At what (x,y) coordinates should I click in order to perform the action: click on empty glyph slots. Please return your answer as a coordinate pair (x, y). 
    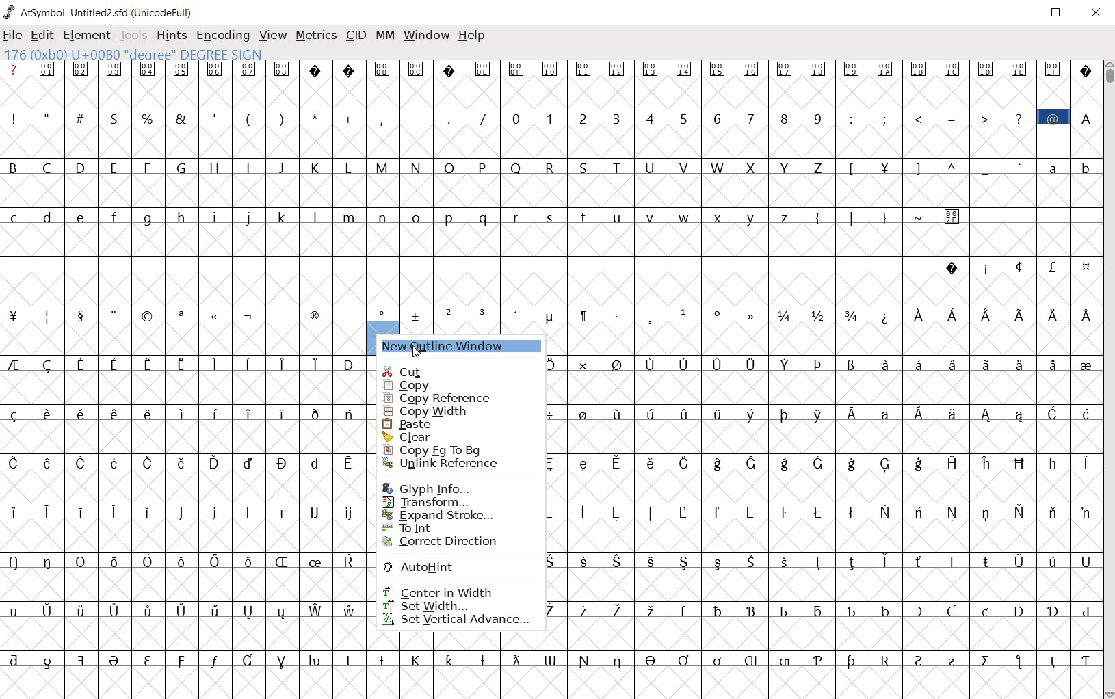
    Looking at the image, I should click on (824, 486).